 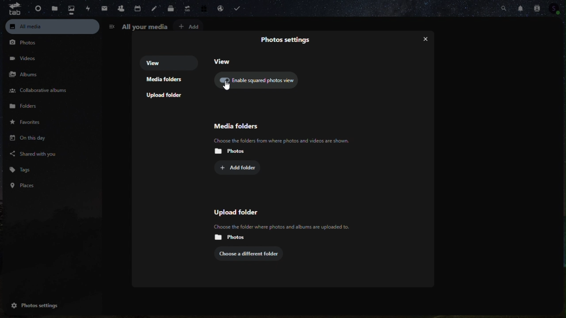 What do you see at coordinates (260, 82) in the screenshot?
I see `Enable squared photo view` at bounding box center [260, 82].